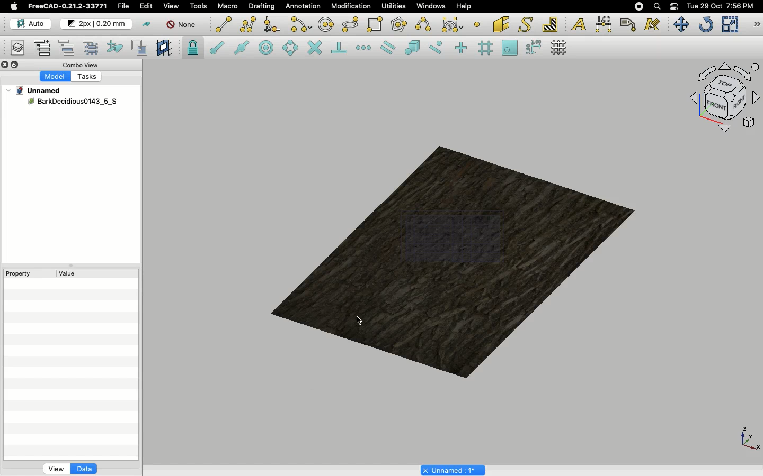 The height and width of the screenshot is (476, 763). What do you see at coordinates (45, 49) in the screenshot?
I see `Add new named group` at bounding box center [45, 49].